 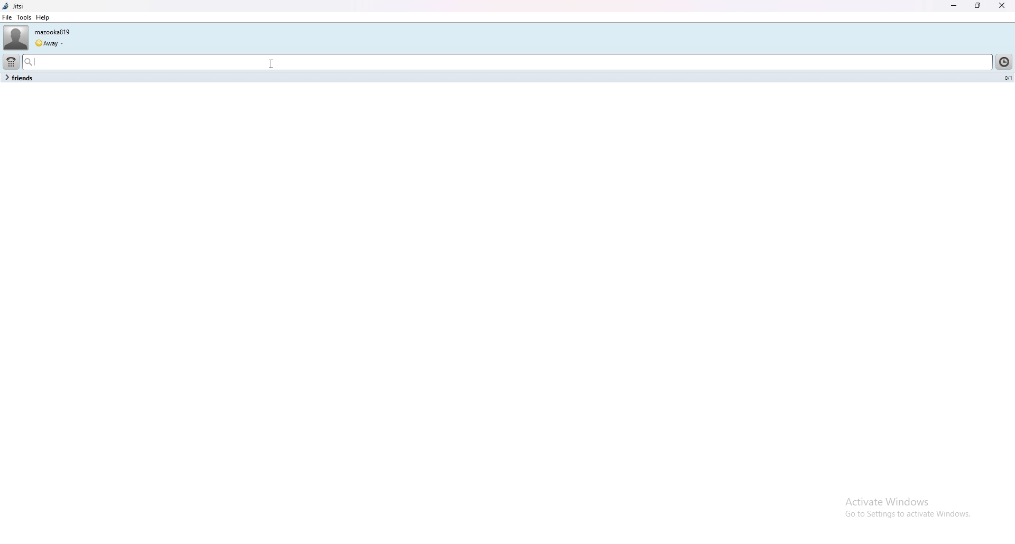 I want to click on user photo, so click(x=14, y=37).